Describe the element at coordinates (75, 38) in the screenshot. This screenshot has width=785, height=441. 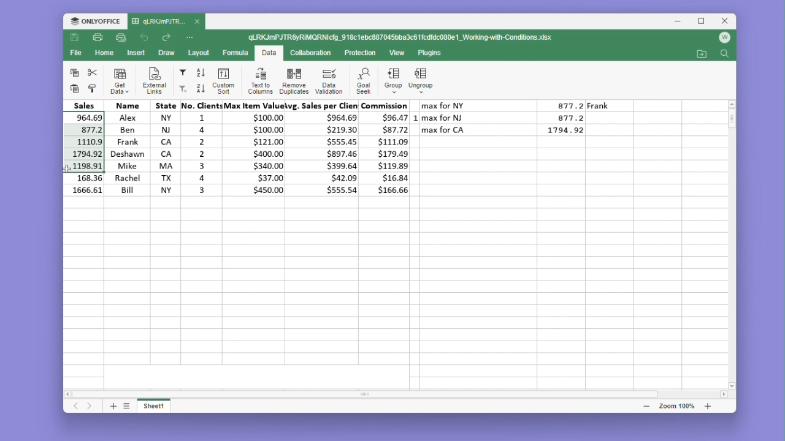
I see `Save` at that location.